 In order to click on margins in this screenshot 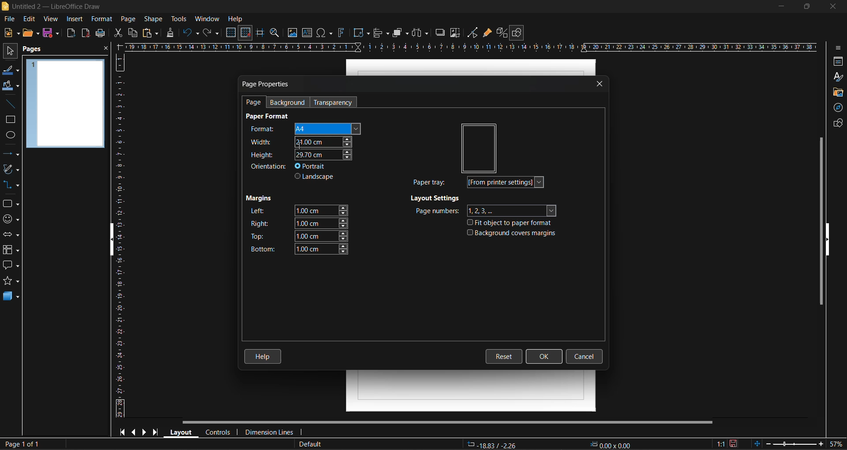, I will do `click(260, 199)`.